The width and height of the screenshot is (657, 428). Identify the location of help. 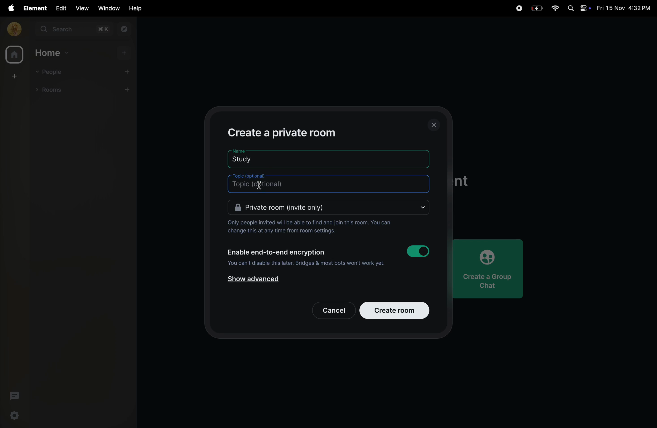
(134, 9).